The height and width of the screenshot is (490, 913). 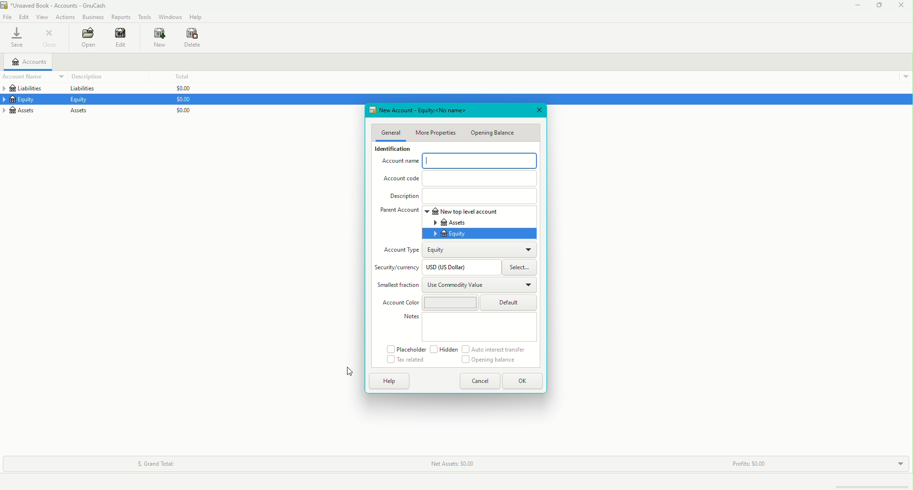 I want to click on Restore, so click(x=879, y=7).